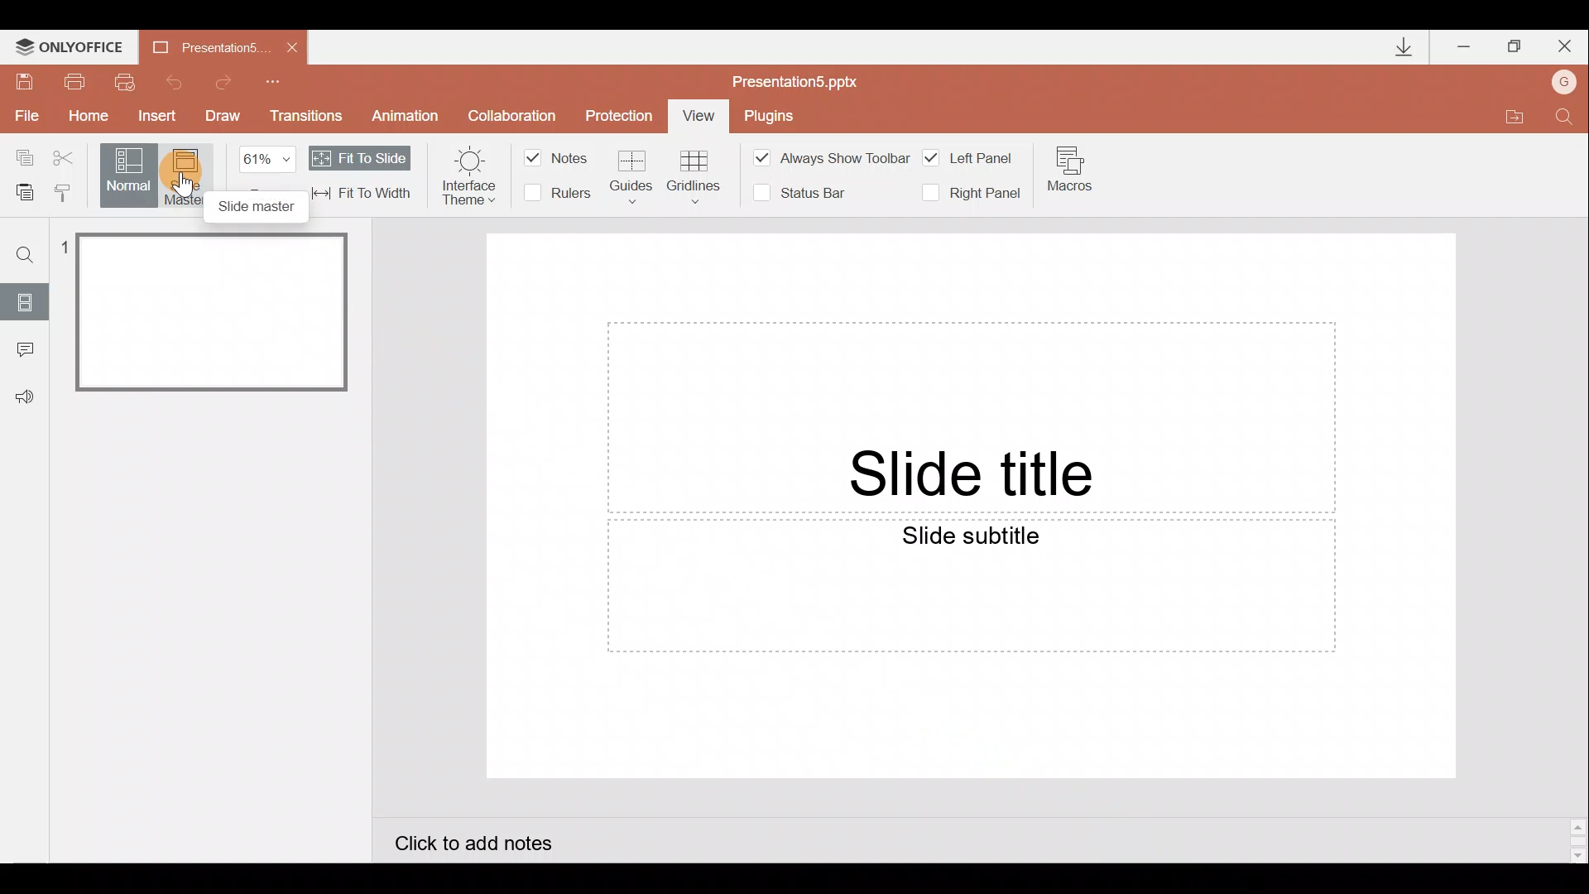  I want to click on Gridlines, so click(696, 176).